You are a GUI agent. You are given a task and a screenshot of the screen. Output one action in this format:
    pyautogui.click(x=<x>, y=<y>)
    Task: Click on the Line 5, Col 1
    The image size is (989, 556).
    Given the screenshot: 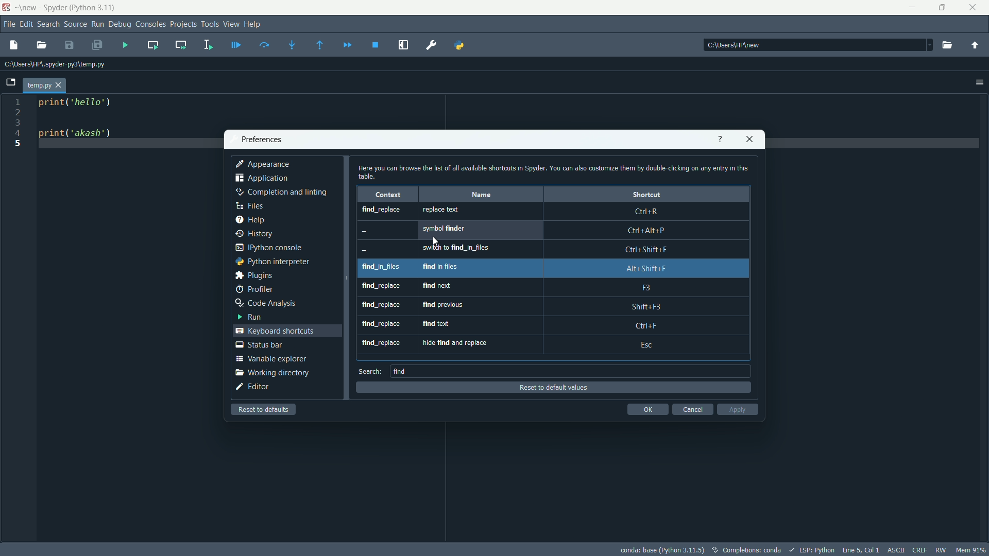 What is the action you would take?
    pyautogui.click(x=861, y=550)
    